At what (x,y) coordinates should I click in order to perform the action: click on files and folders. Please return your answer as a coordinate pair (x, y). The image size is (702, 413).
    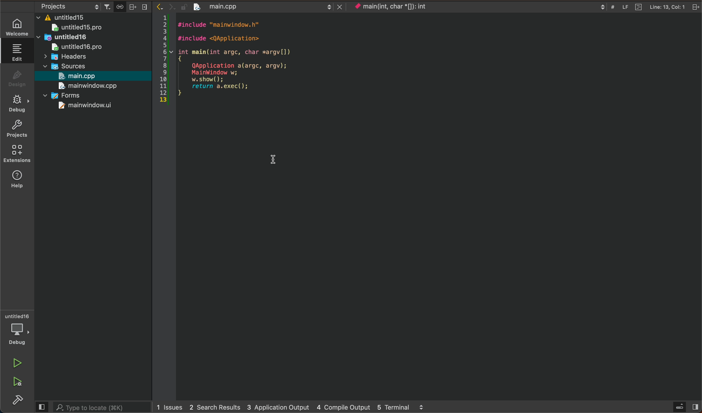
    Looking at the image, I should click on (95, 17).